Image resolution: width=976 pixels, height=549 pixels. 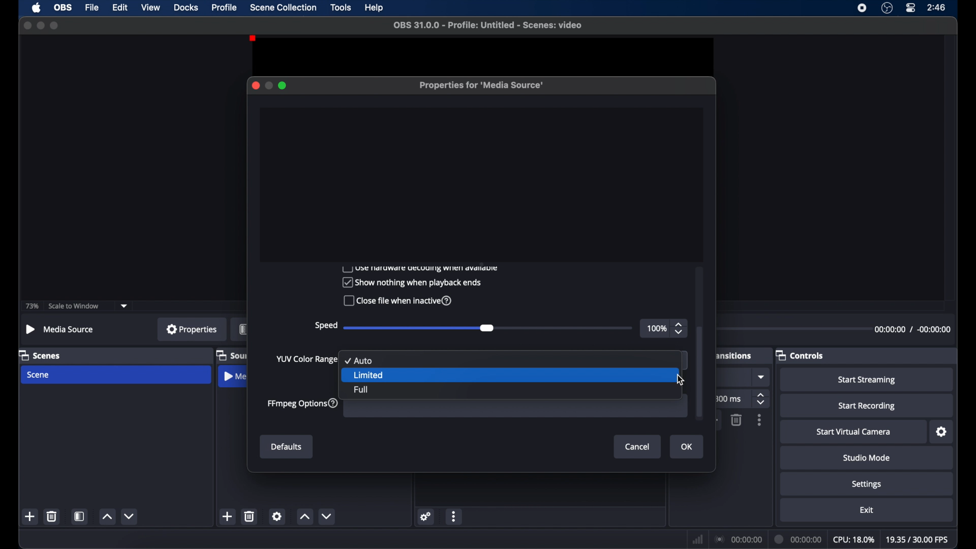 What do you see at coordinates (255, 85) in the screenshot?
I see `close` at bounding box center [255, 85].